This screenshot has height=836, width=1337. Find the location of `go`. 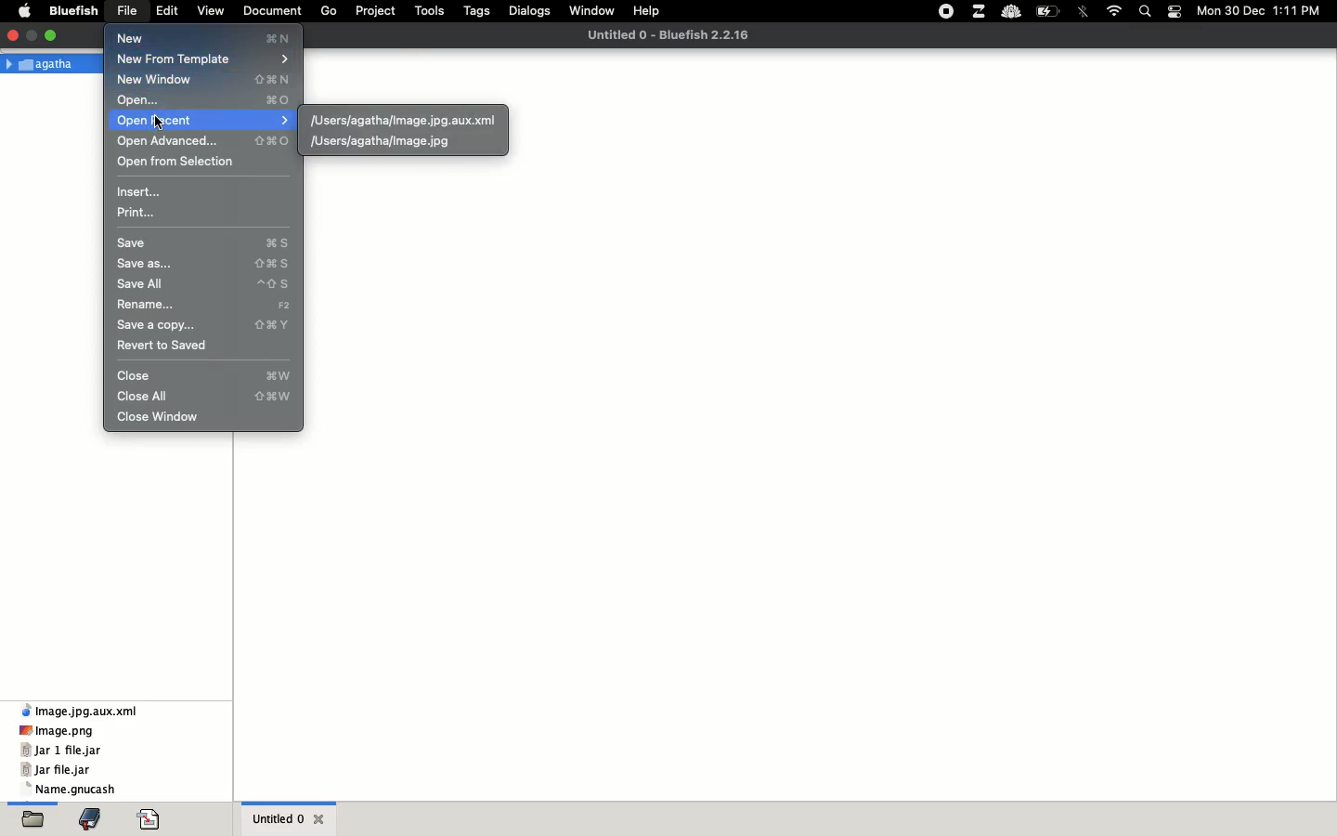

go is located at coordinates (331, 9).